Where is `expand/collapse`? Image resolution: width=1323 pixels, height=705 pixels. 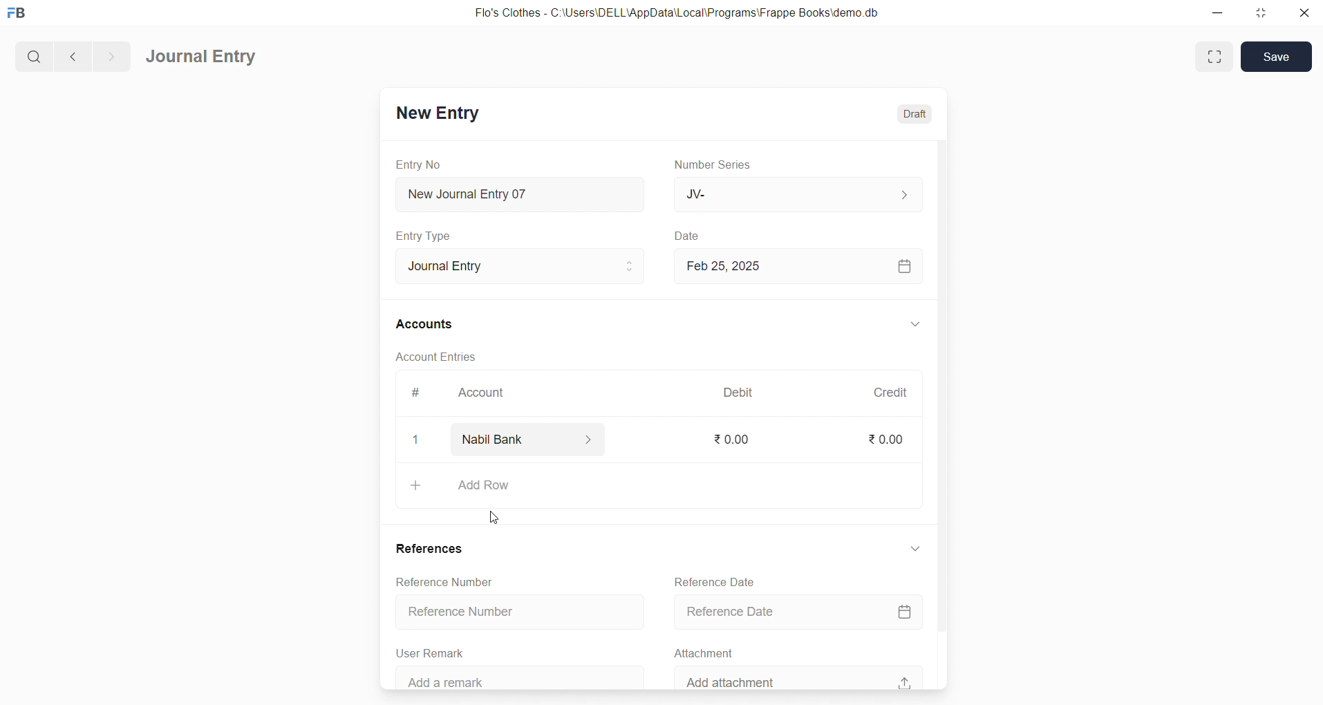
expand/collapse is located at coordinates (914, 325).